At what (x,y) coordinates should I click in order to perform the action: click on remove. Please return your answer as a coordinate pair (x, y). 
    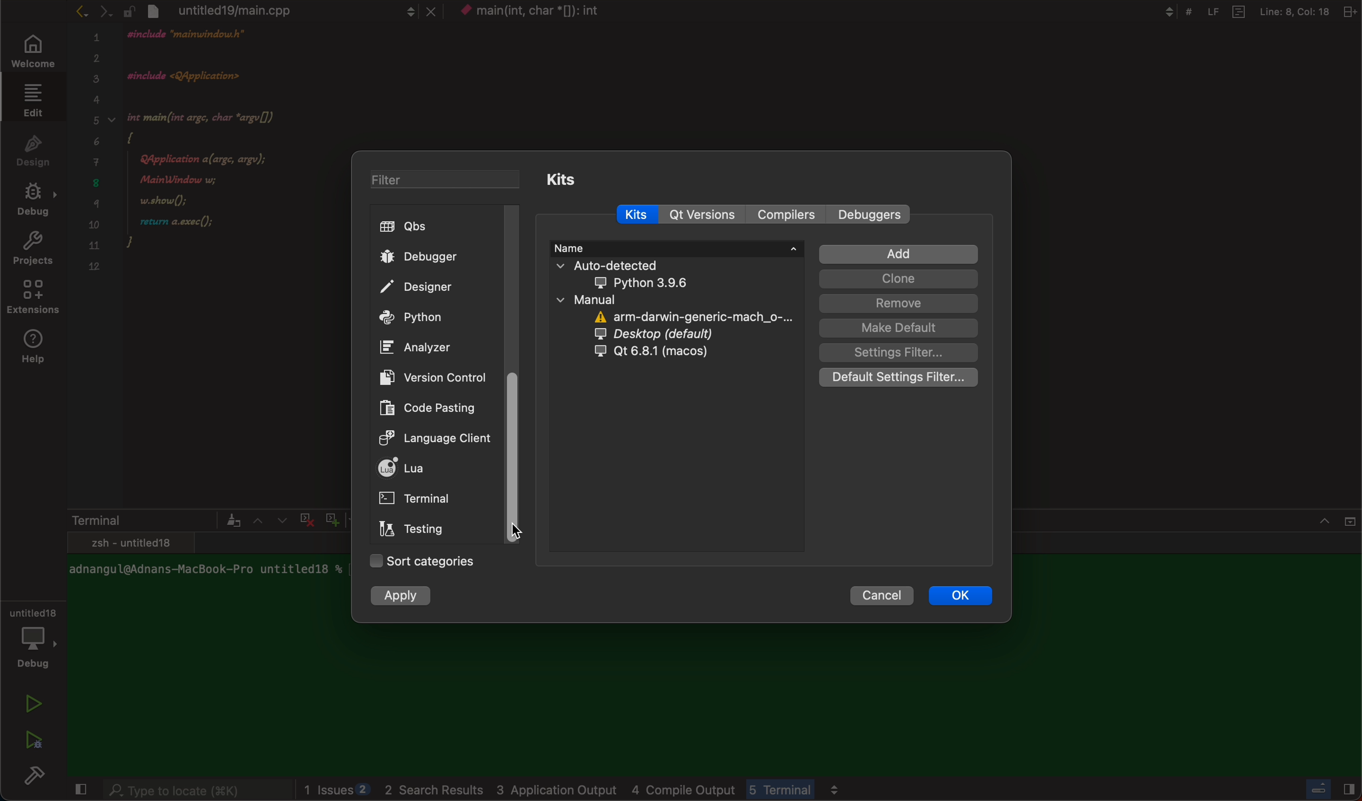
    Looking at the image, I should click on (899, 303).